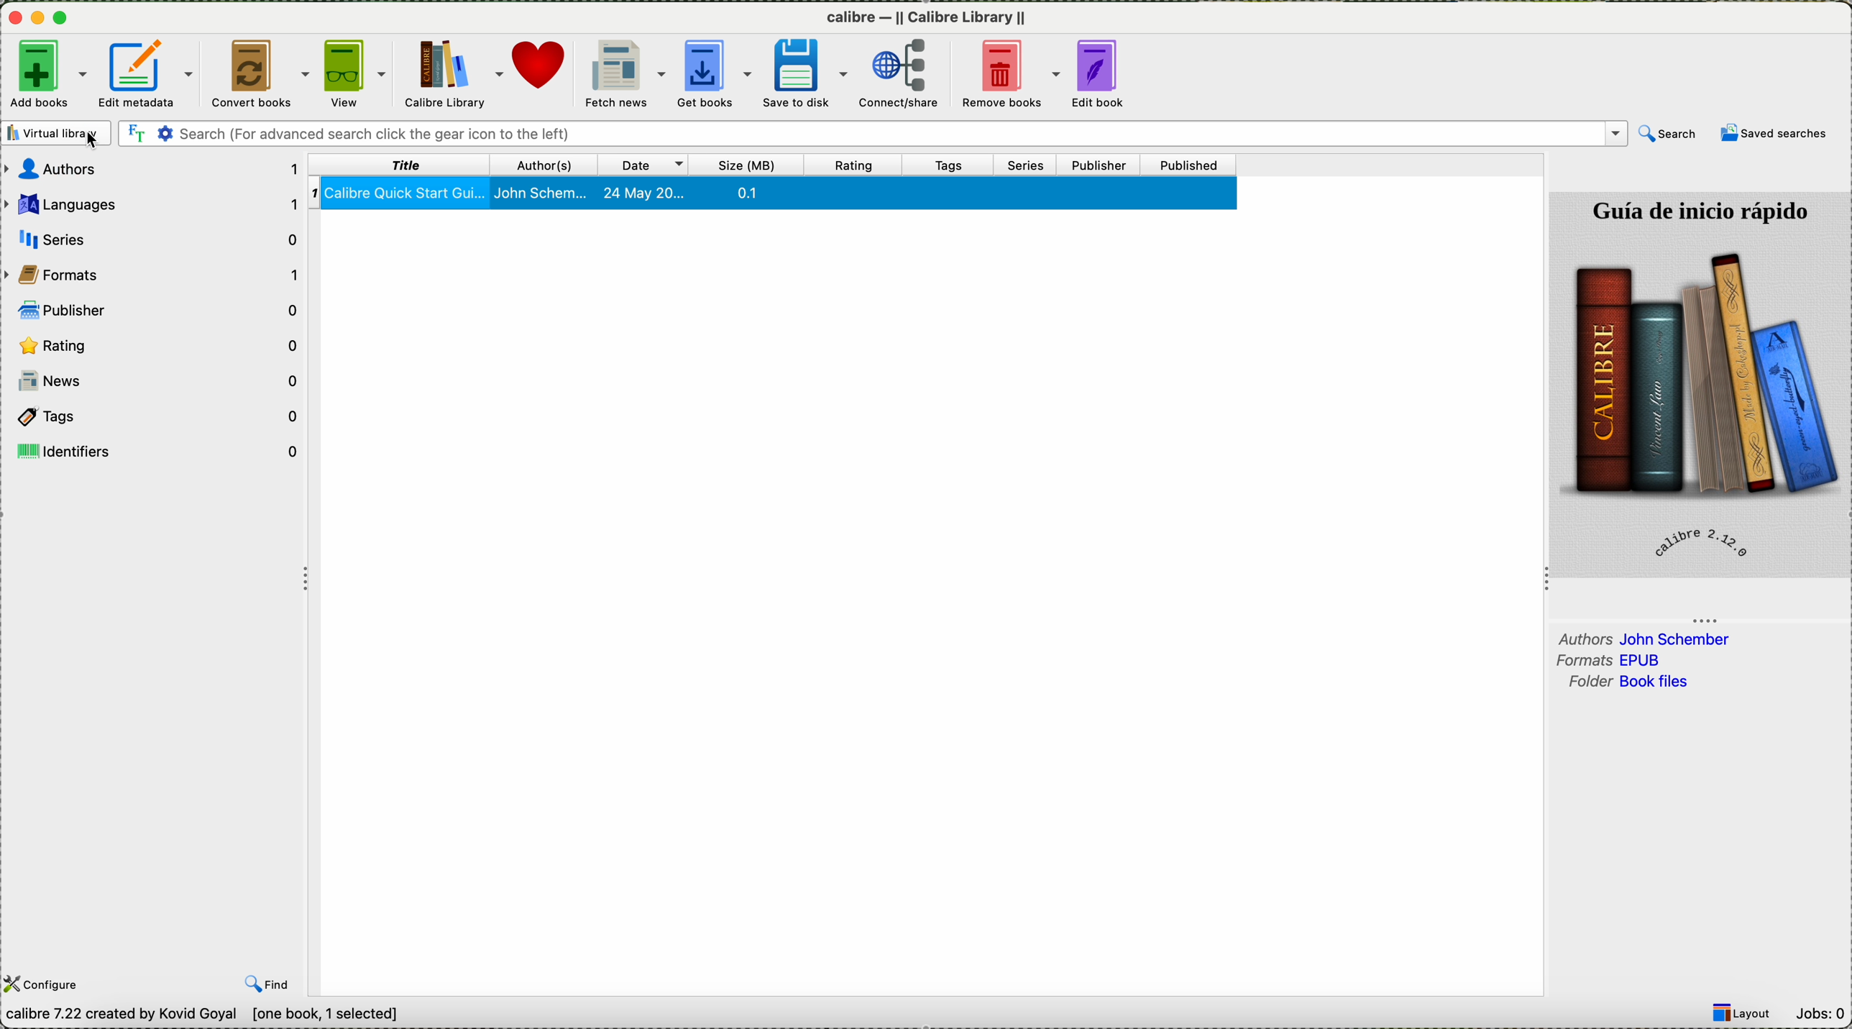 The width and height of the screenshot is (1852, 1029). Describe the element at coordinates (646, 163) in the screenshot. I see `date` at that location.